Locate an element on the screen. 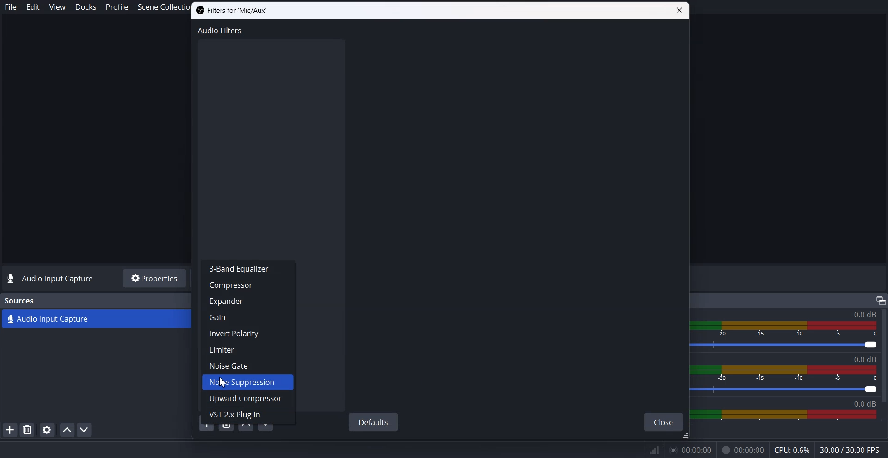  Move source up is located at coordinates (67, 430).